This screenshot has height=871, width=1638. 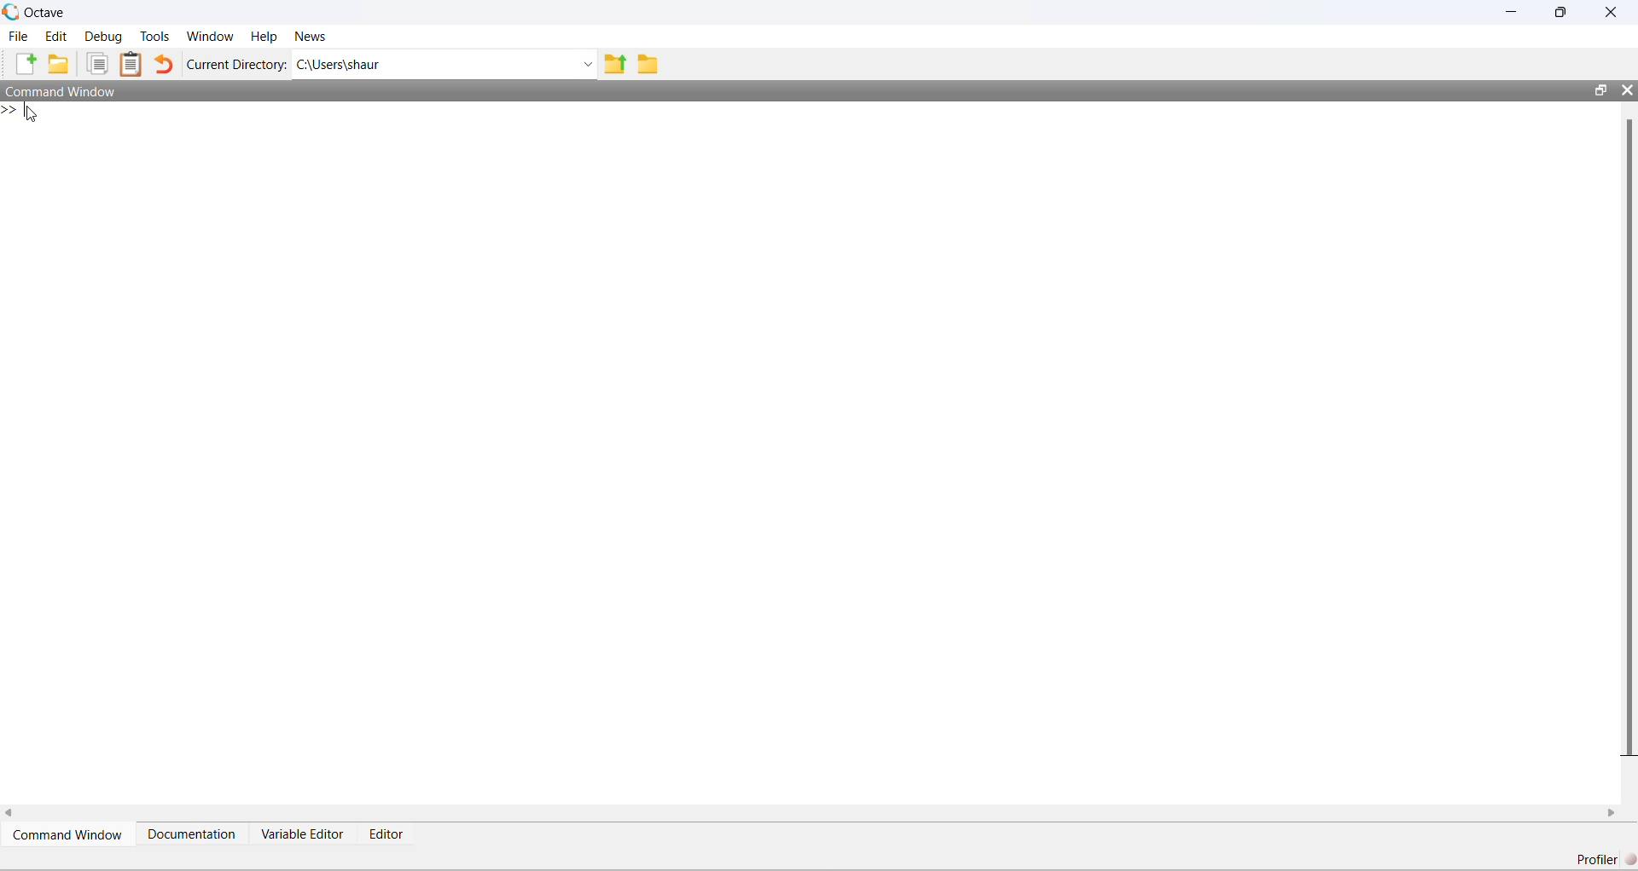 I want to click on One directory up, so click(x=615, y=63).